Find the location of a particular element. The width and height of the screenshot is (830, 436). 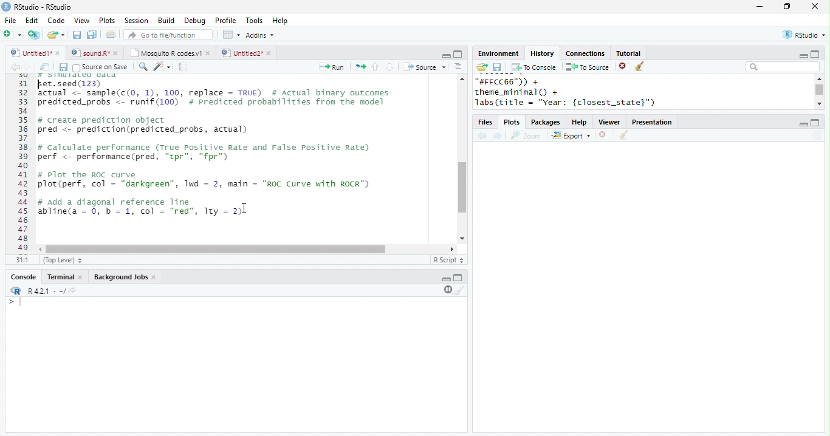

files is located at coordinates (486, 123).